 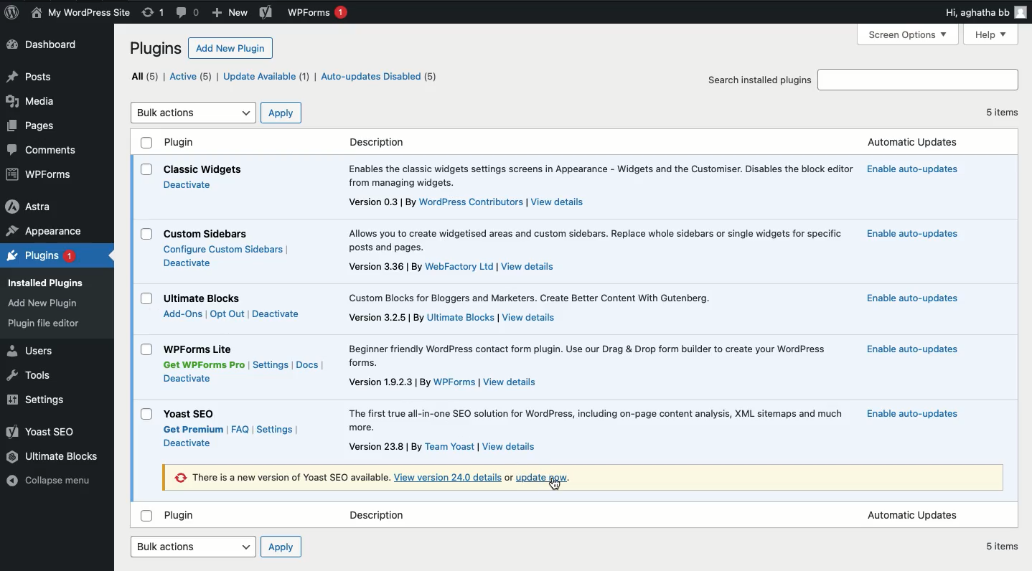 I want to click on Checkbox, so click(x=146, y=142).